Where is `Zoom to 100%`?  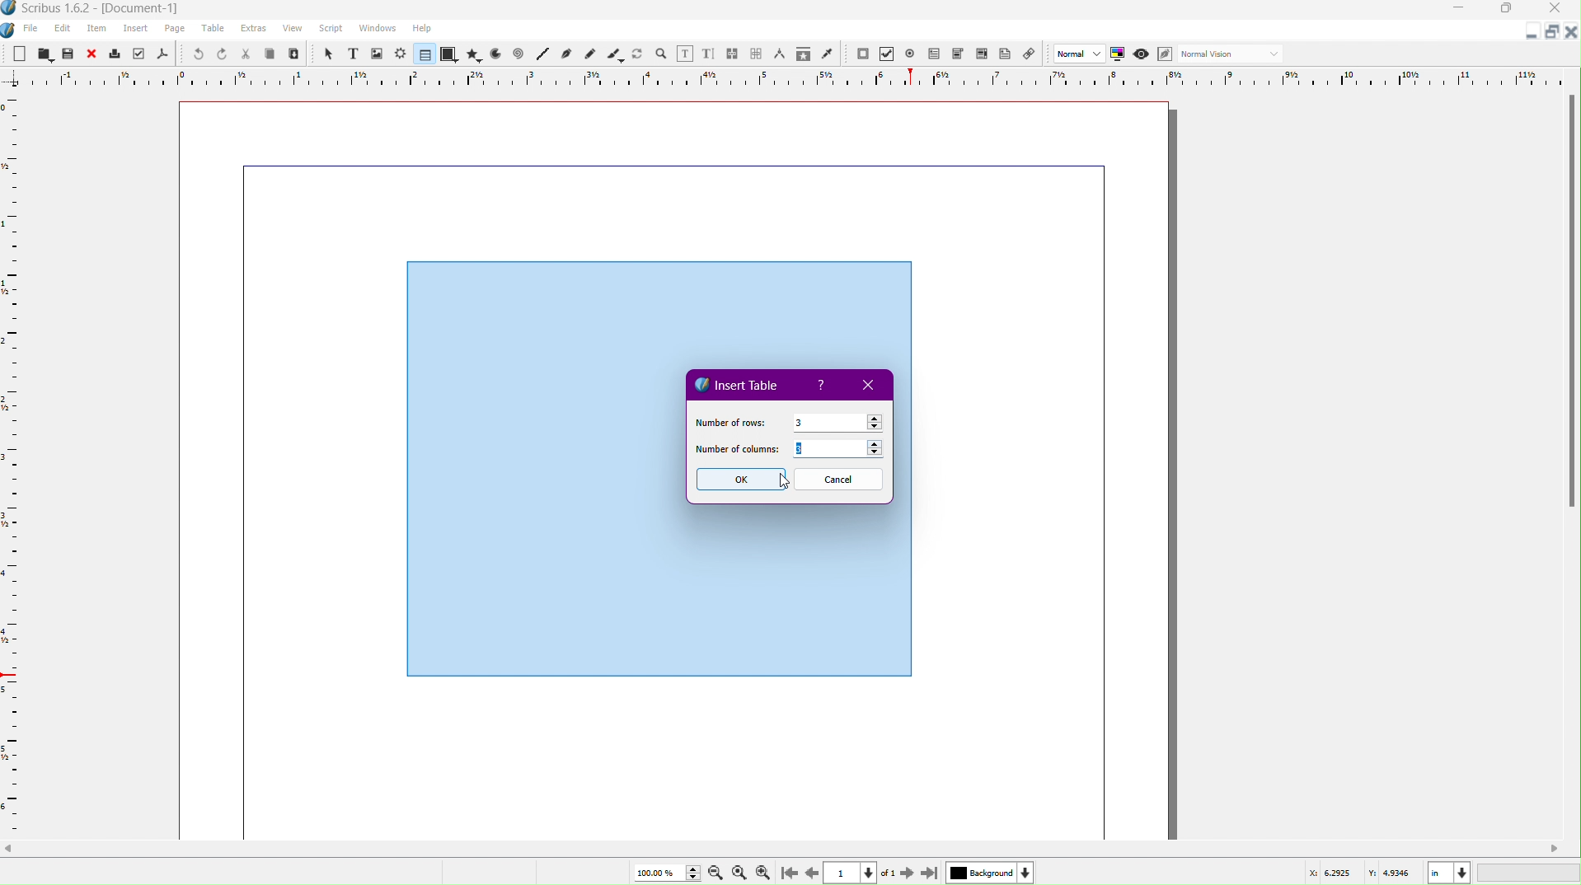
Zoom to 100% is located at coordinates (739, 870).